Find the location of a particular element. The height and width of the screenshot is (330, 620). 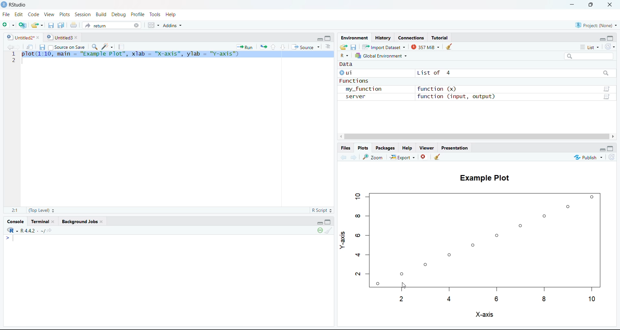

Import Dataset is located at coordinates (383, 47).